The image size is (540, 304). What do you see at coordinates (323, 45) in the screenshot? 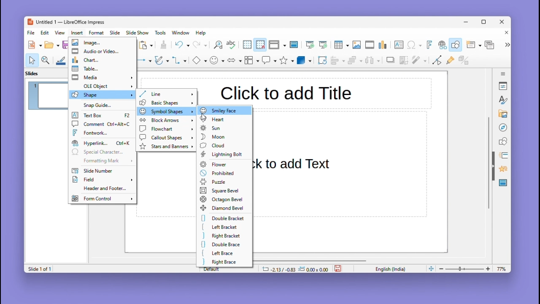
I see `Last slide` at bounding box center [323, 45].